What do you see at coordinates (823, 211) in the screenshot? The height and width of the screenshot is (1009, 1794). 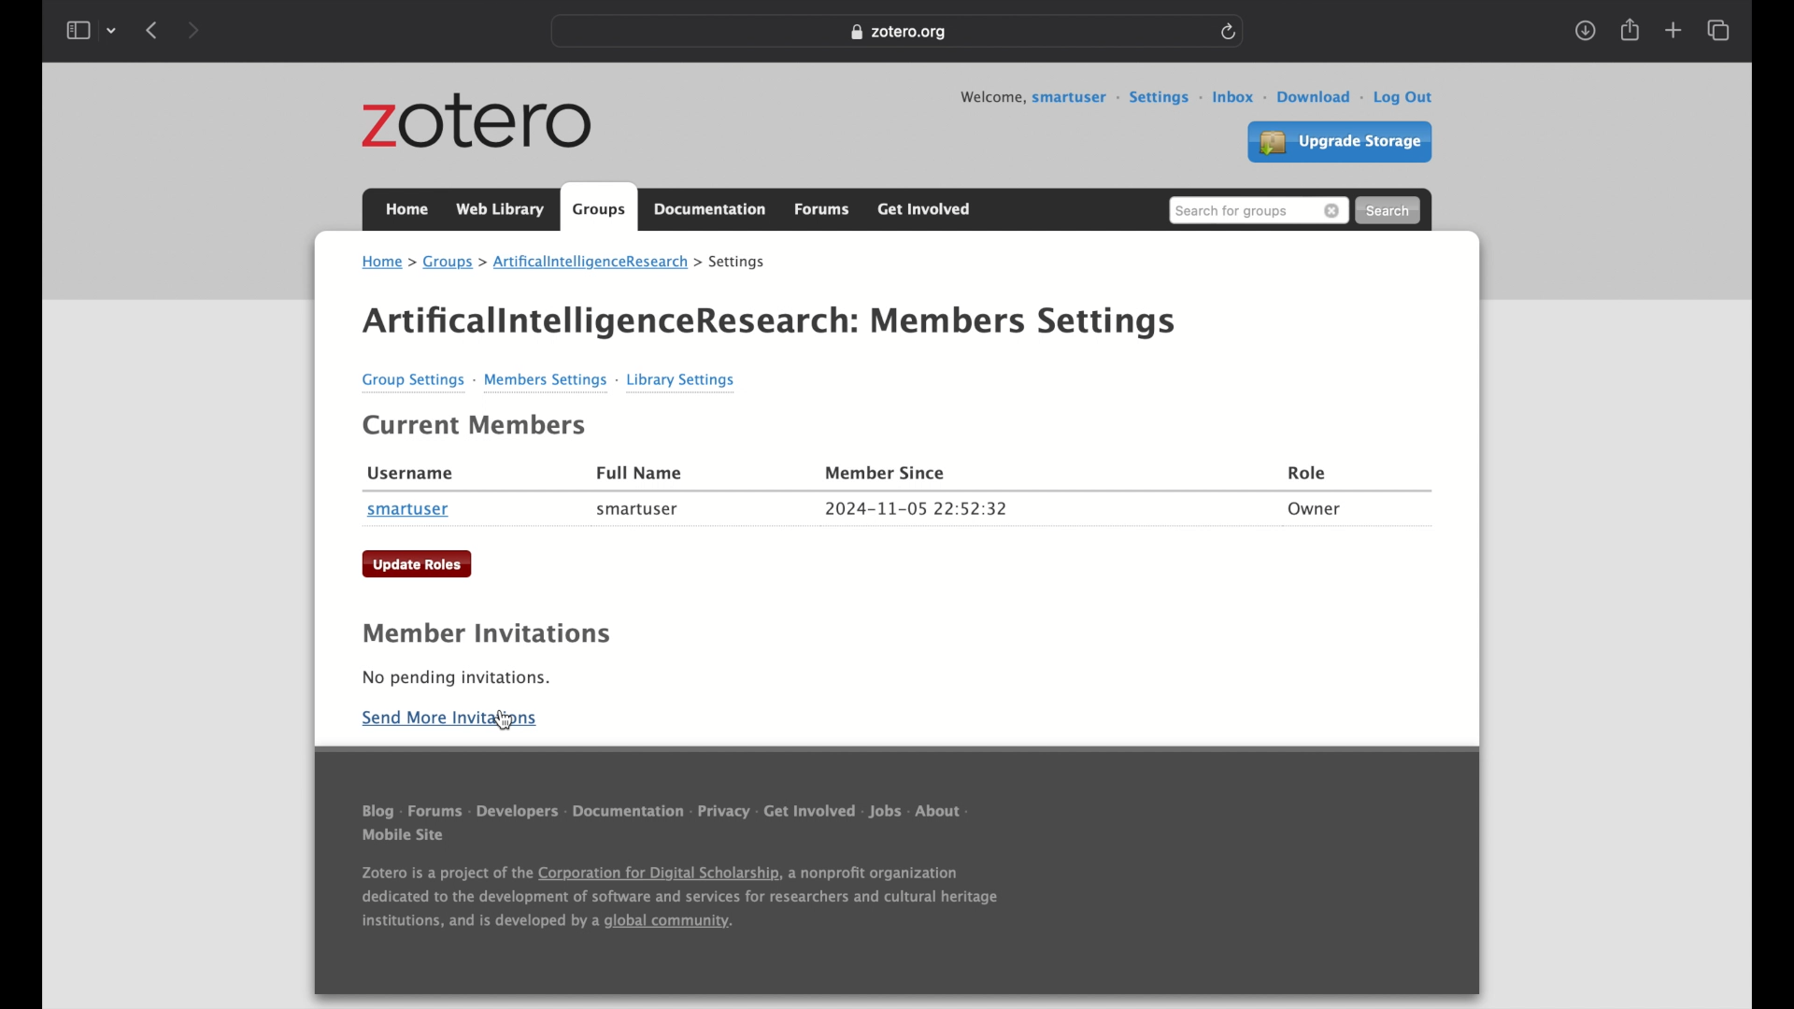 I see `forums` at bounding box center [823, 211].